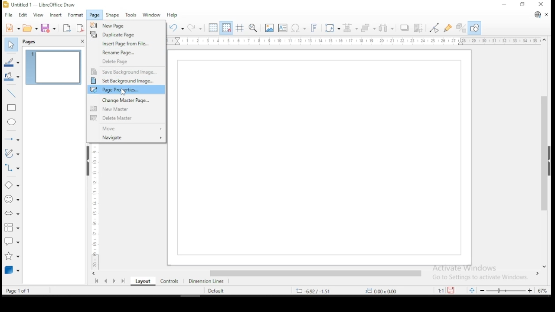 Image resolution: width=555 pixels, height=312 pixels. What do you see at coordinates (172, 16) in the screenshot?
I see `help` at bounding box center [172, 16].